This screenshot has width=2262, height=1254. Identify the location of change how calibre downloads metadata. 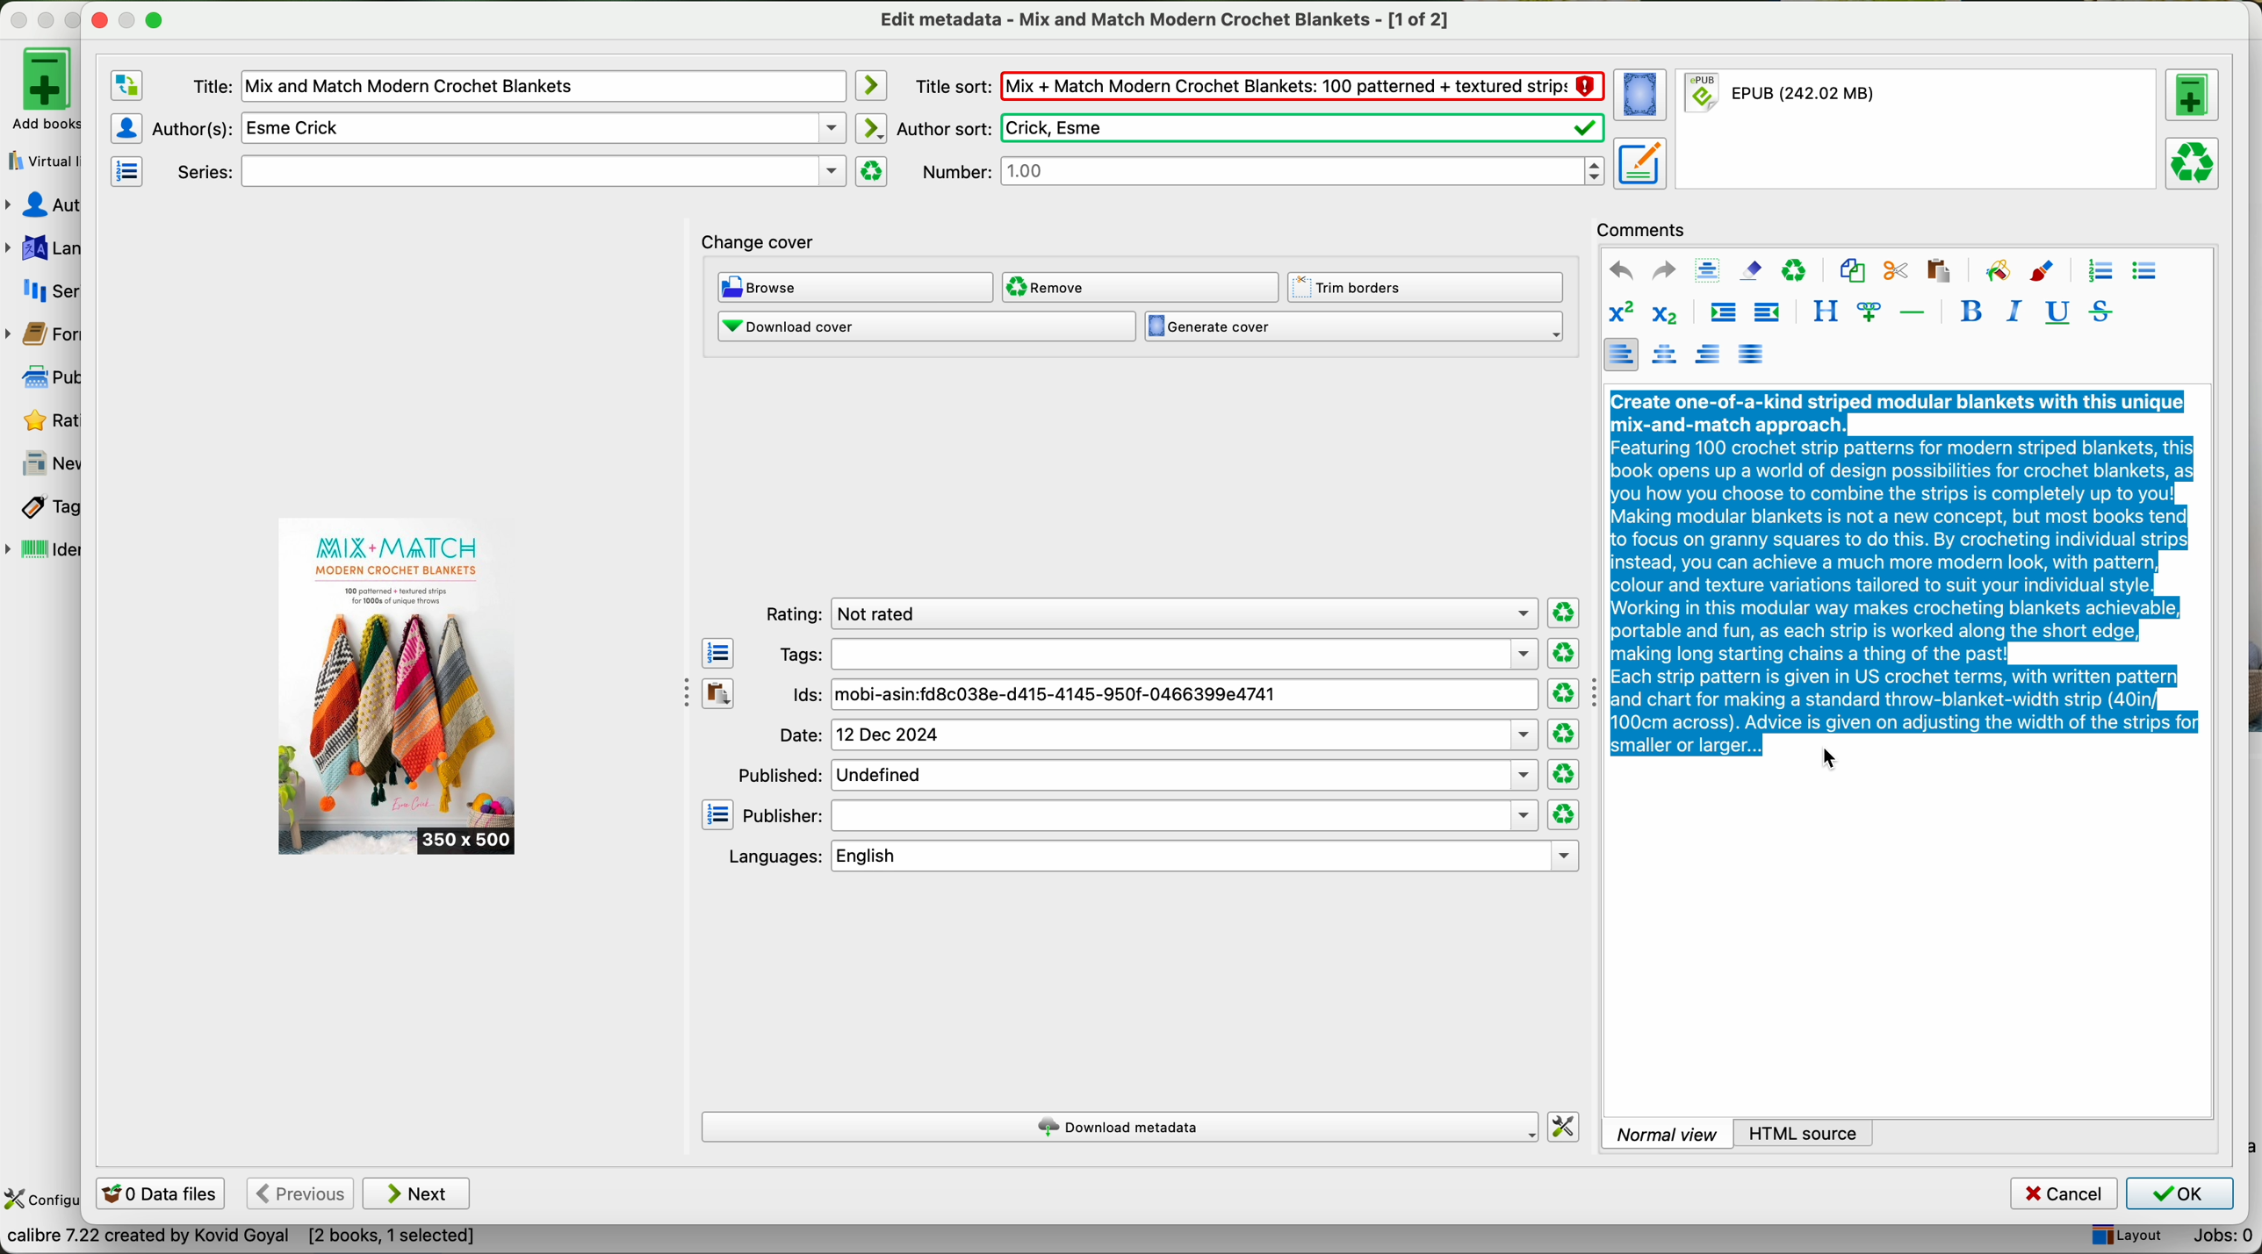
(1565, 1128).